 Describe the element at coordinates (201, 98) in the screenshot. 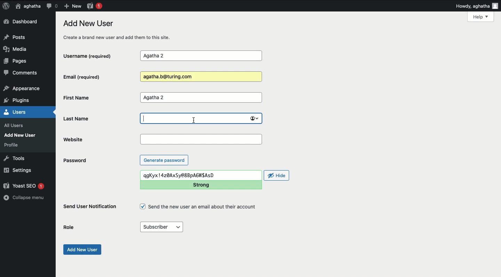

I see `Agatha 2` at that location.